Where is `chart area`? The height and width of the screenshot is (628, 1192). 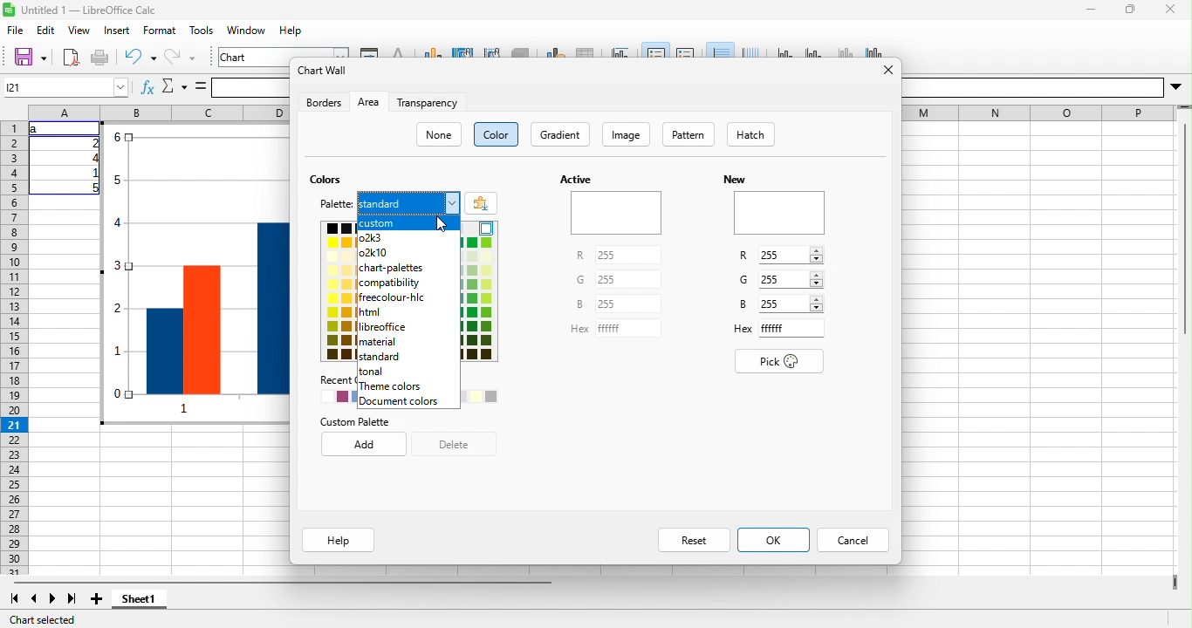
chart area is located at coordinates (284, 52).